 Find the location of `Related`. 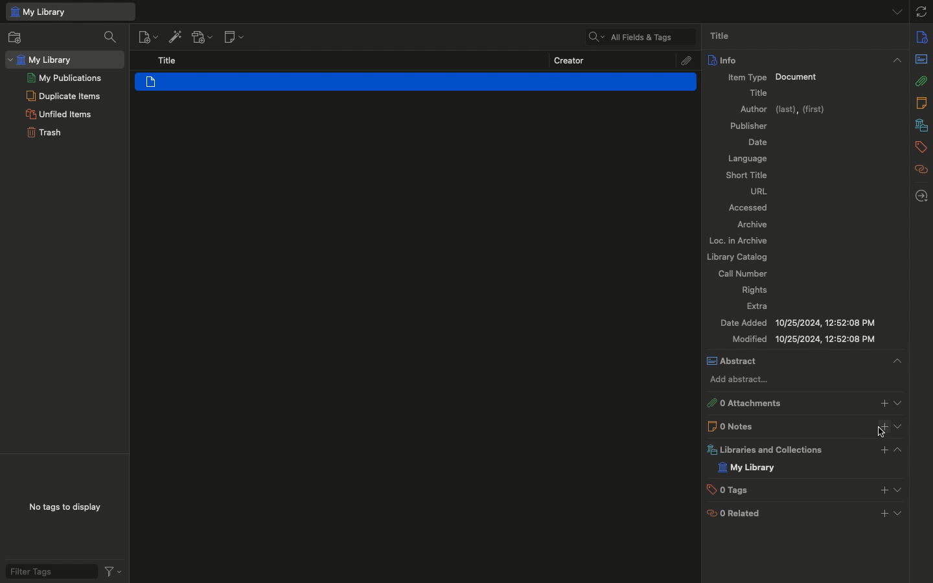

Related is located at coordinates (731, 513).